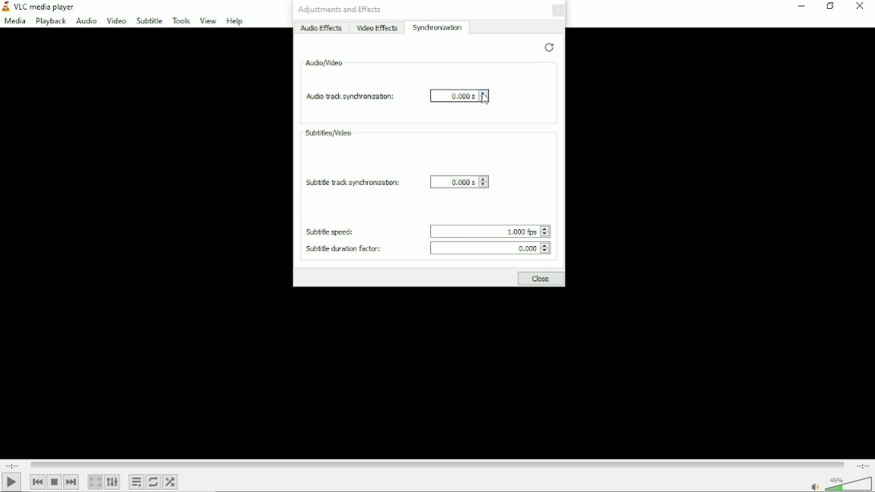 The width and height of the screenshot is (875, 492). What do you see at coordinates (459, 179) in the screenshot?
I see `0.000 s` at bounding box center [459, 179].